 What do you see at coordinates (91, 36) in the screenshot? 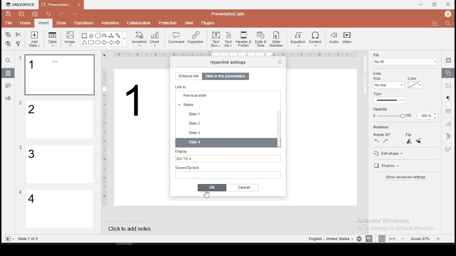
I see `Star` at bounding box center [91, 36].